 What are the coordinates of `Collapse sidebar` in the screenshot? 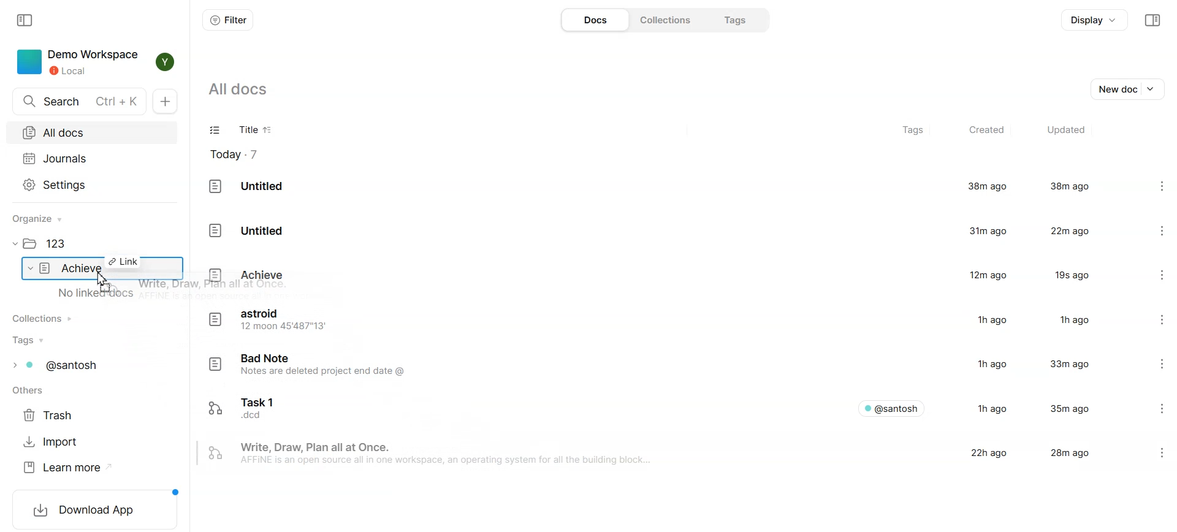 It's located at (26, 19).